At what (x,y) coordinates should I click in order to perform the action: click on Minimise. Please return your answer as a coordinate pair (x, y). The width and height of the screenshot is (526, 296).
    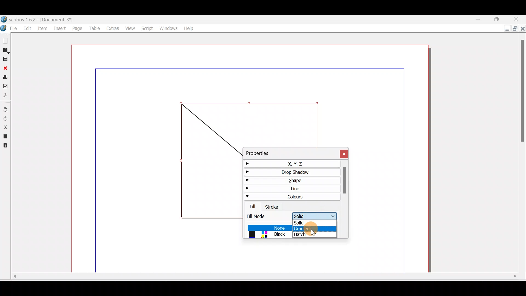
    Looking at the image, I should click on (478, 19).